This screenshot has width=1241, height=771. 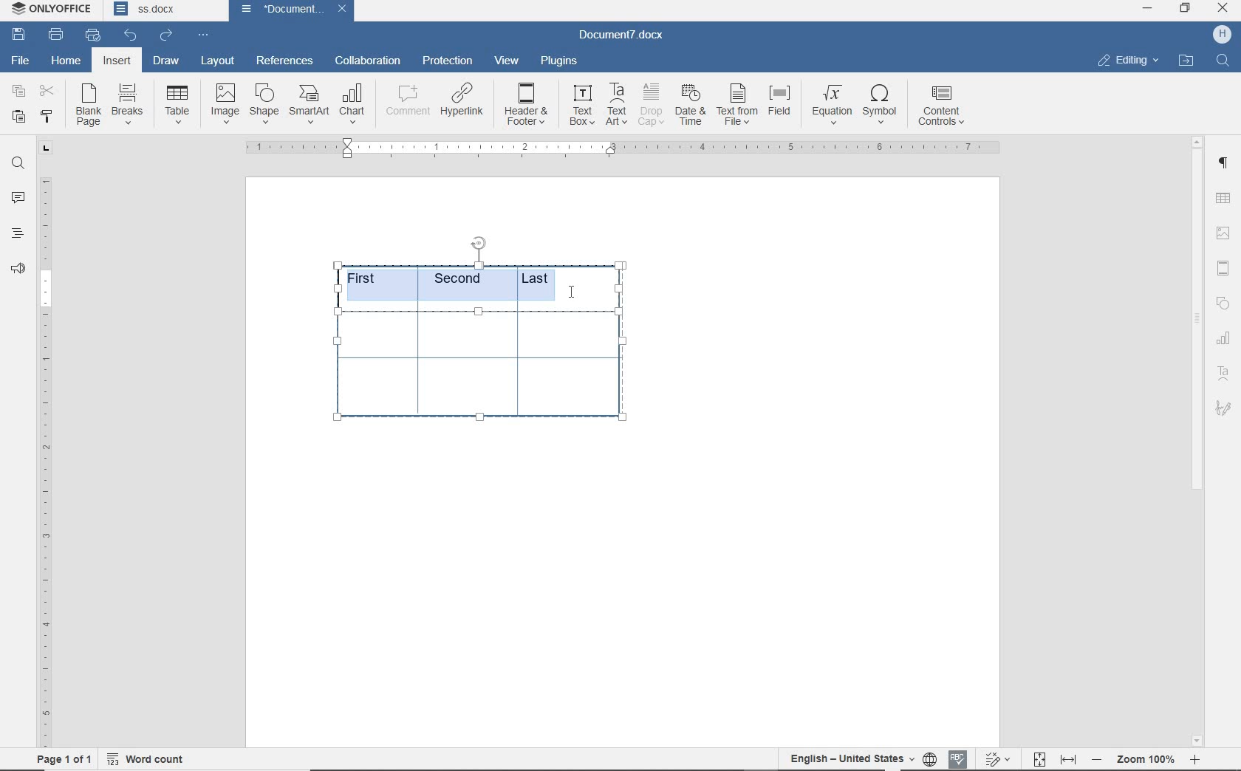 What do you see at coordinates (944, 107) in the screenshot?
I see `content controls` at bounding box center [944, 107].